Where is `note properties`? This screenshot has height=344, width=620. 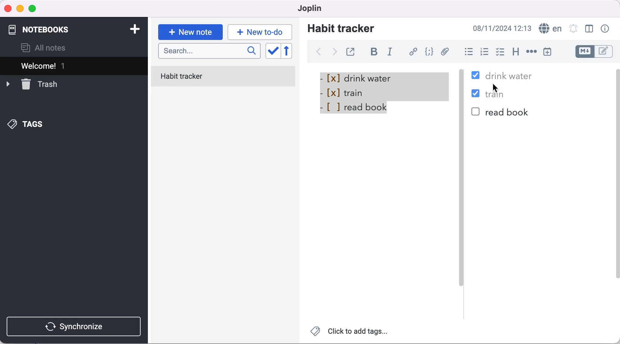 note properties is located at coordinates (606, 29).